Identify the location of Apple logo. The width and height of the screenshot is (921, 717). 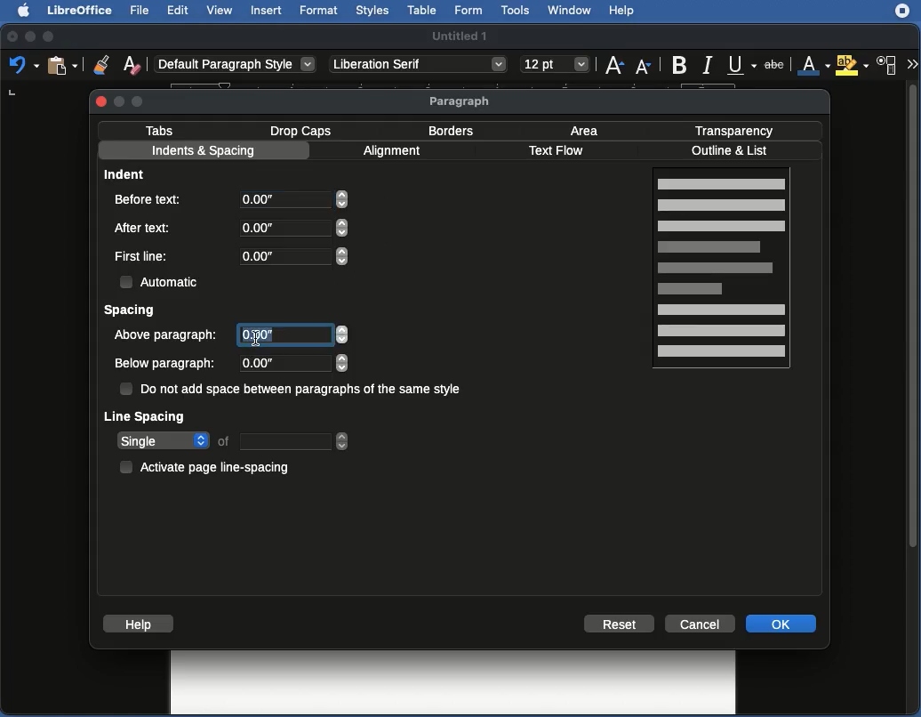
(19, 10).